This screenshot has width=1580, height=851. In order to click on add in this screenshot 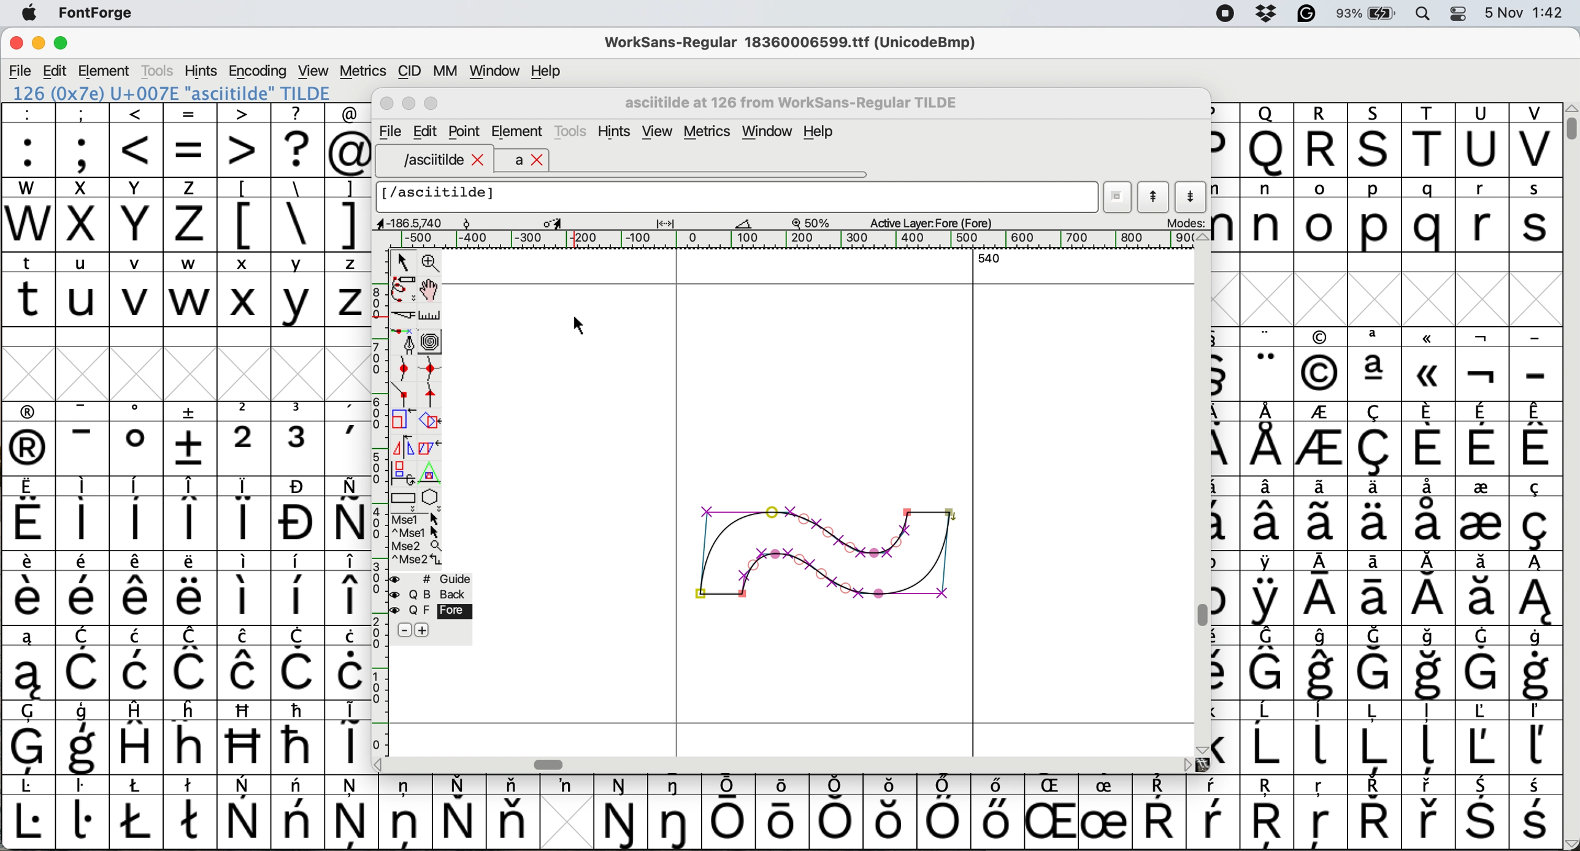, I will do `click(424, 630)`.